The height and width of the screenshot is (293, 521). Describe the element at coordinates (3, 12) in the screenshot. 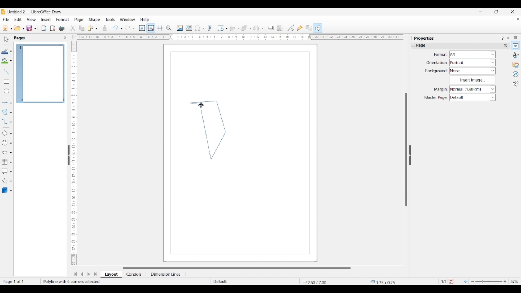

I see `Software logo` at that location.